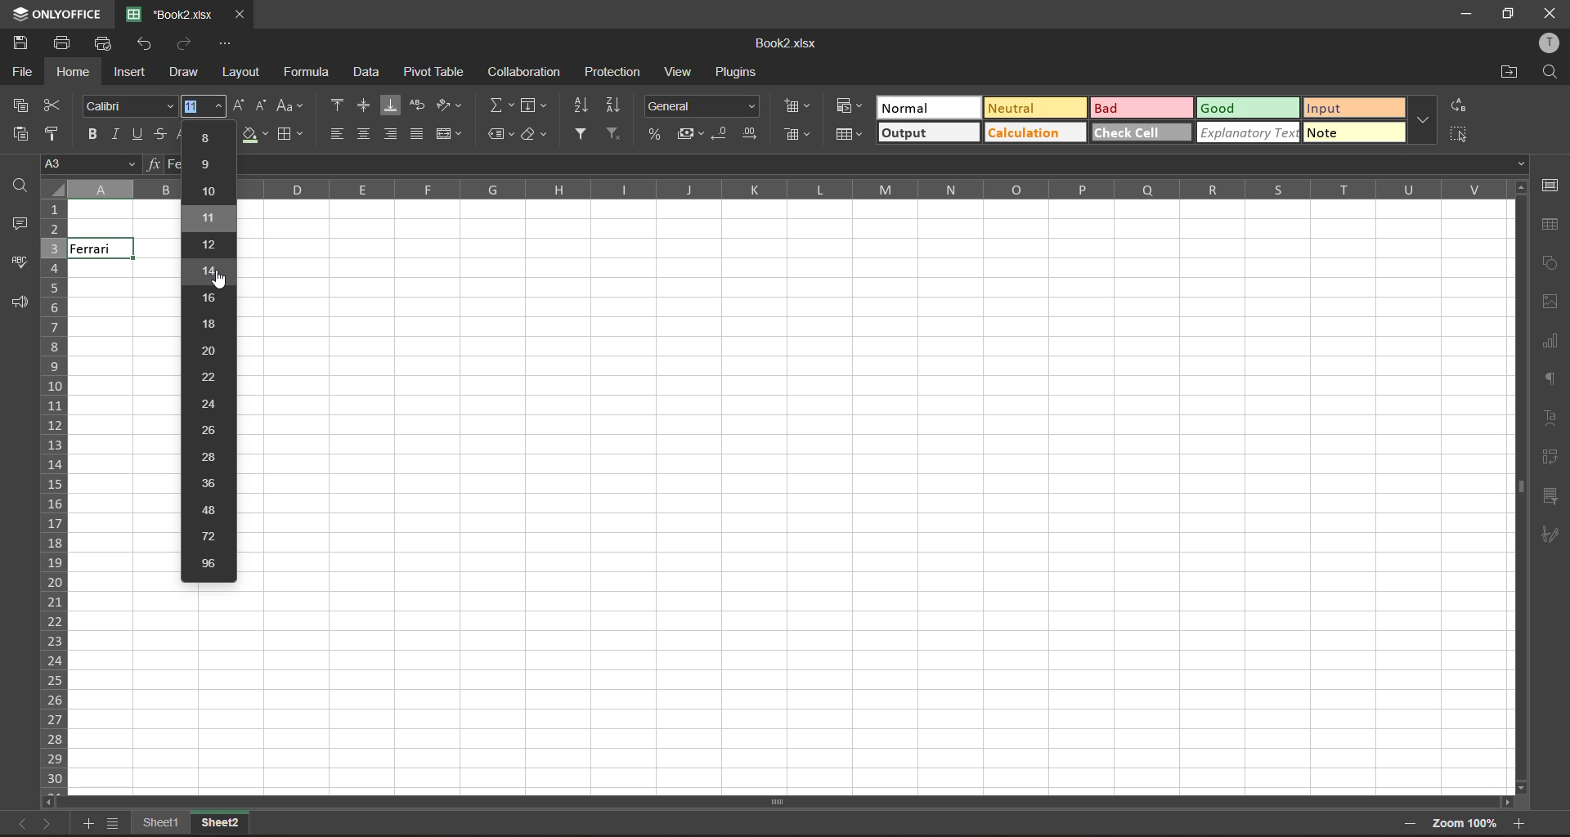  I want to click on decrease decimal, so click(718, 132).